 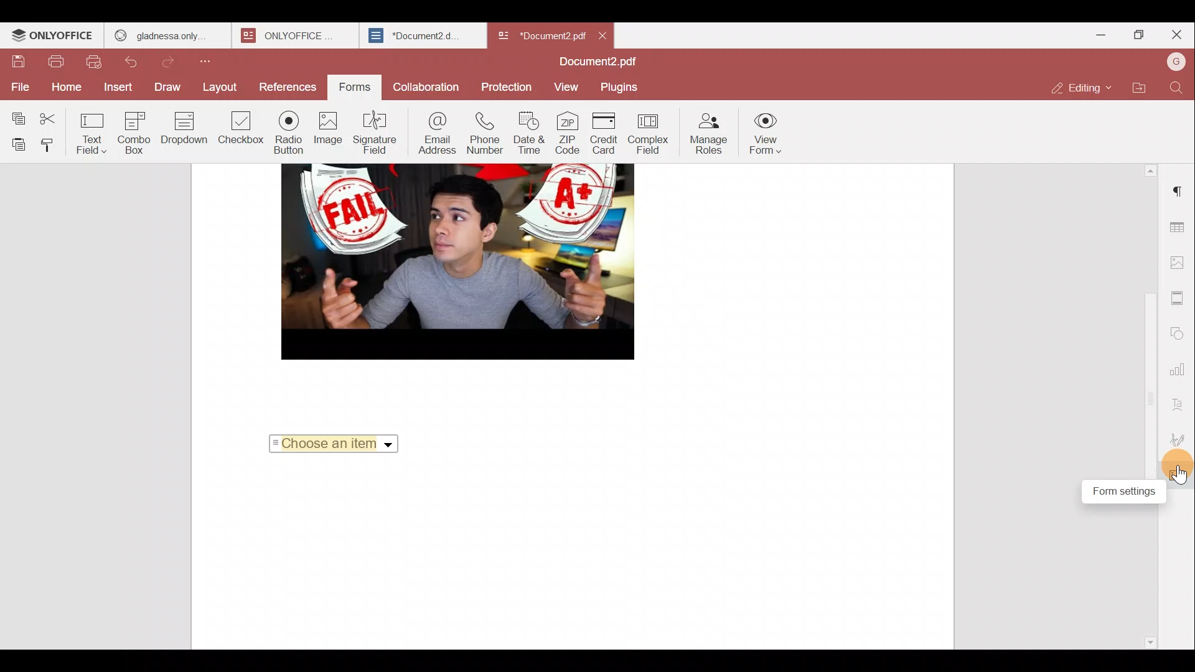 What do you see at coordinates (219, 89) in the screenshot?
I see `Layout` at bounding box center [219, 89].